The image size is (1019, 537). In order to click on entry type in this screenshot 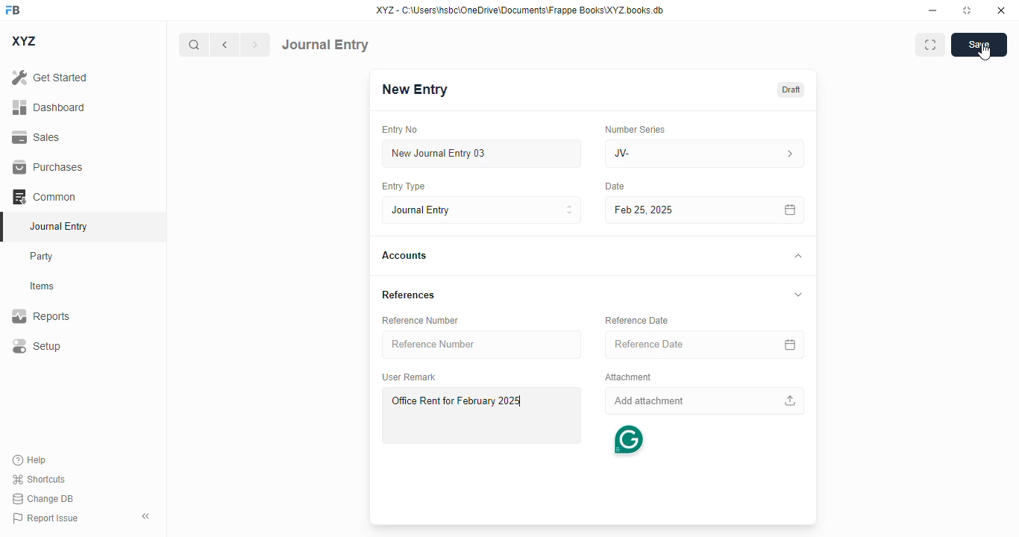, I will do `click(480, 210)`.